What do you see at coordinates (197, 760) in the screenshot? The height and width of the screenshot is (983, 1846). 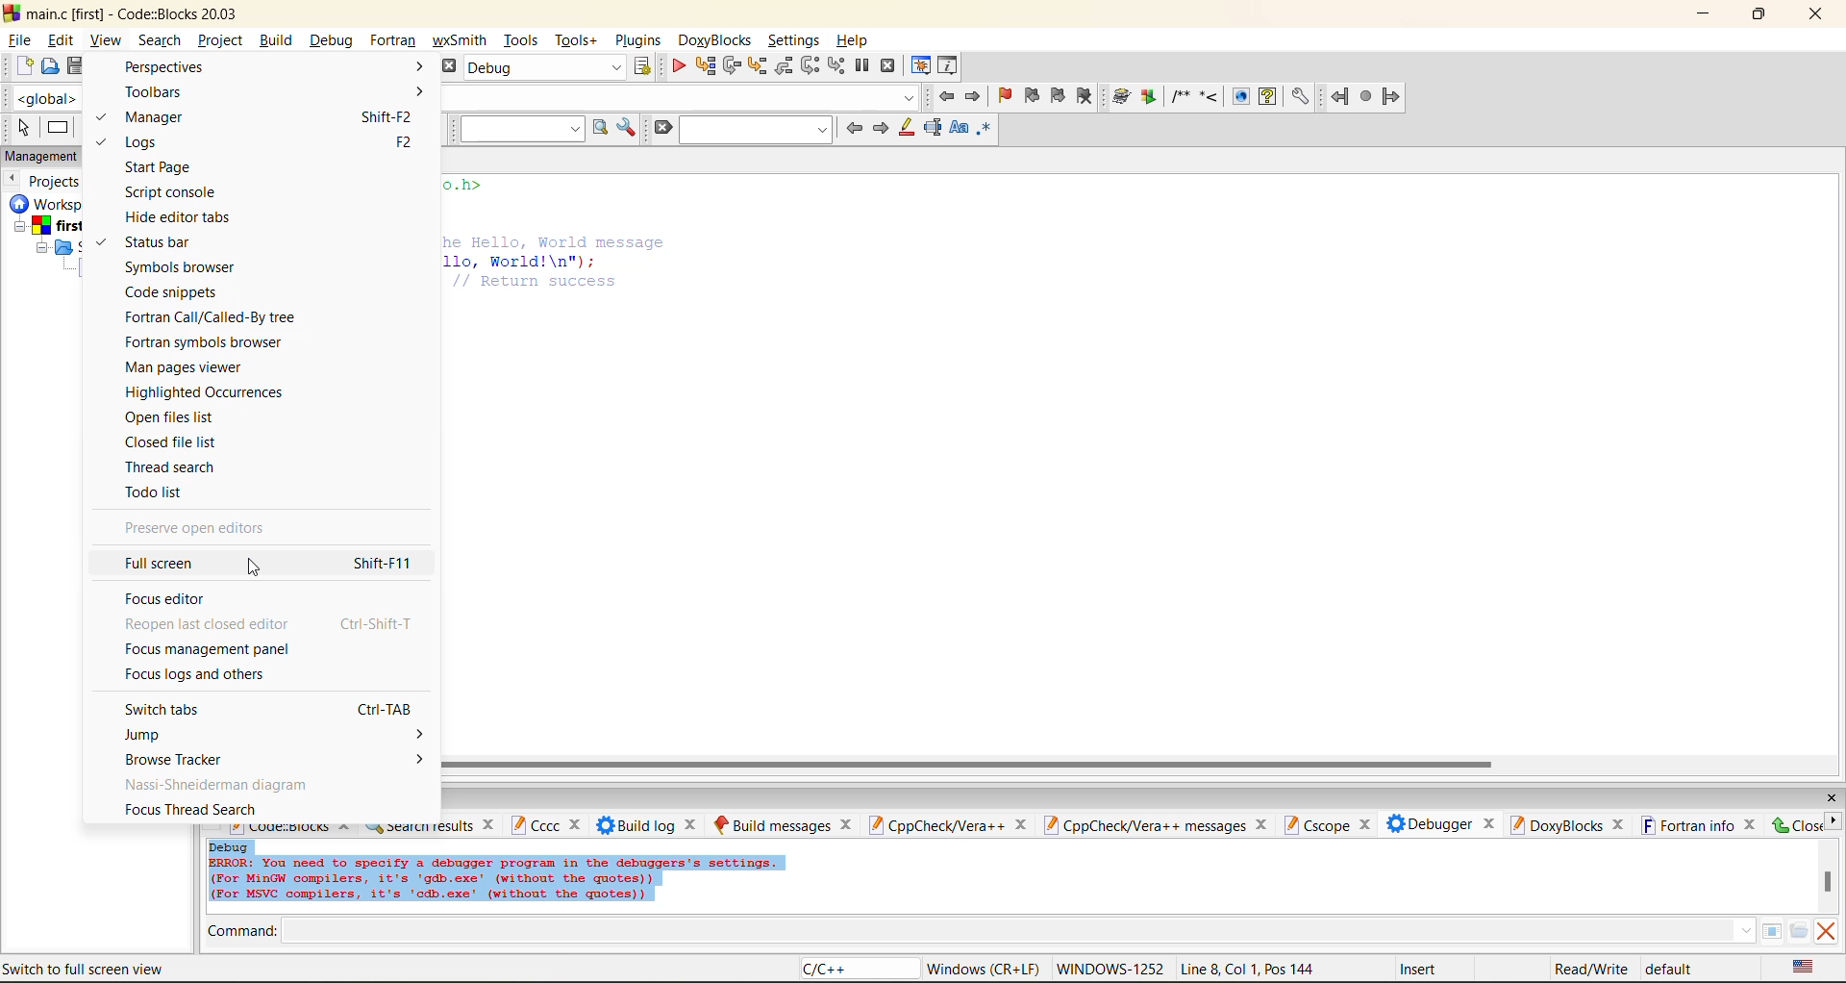 I see `browse tracker` at bounding box center [197, 760].